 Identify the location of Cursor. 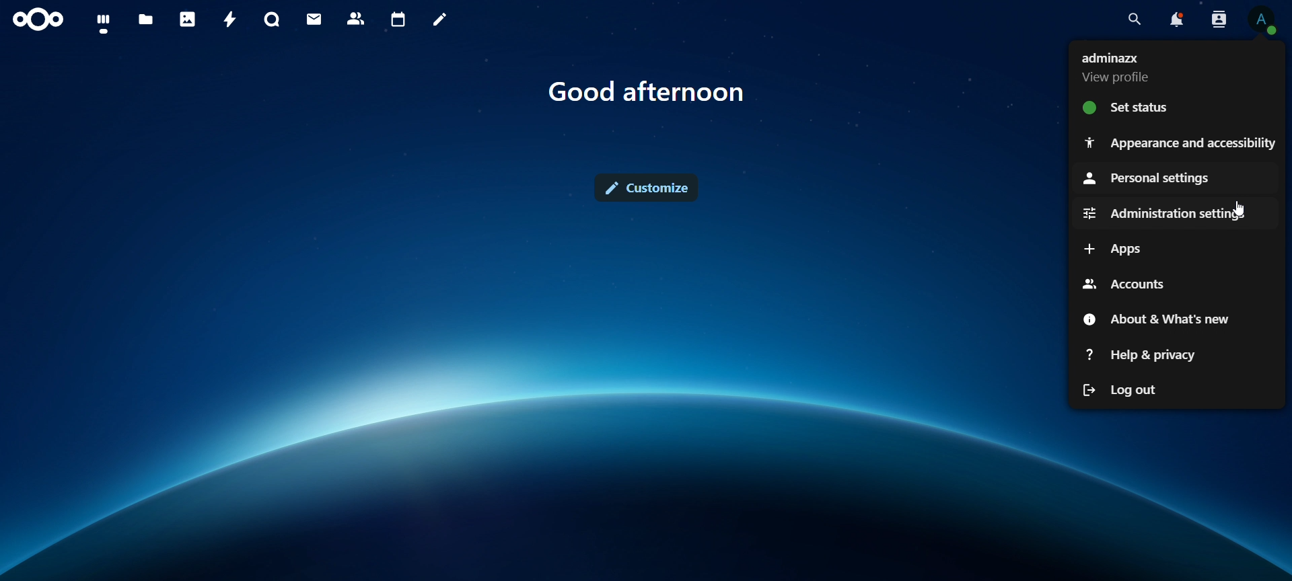
(1238, 204).